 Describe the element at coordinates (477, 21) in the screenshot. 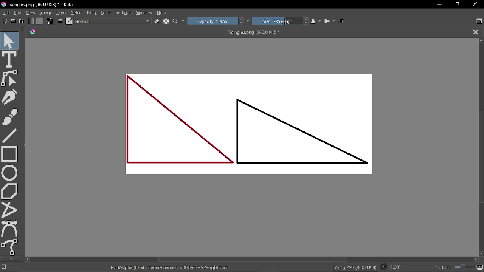

I see `Choose workspace` at that location.